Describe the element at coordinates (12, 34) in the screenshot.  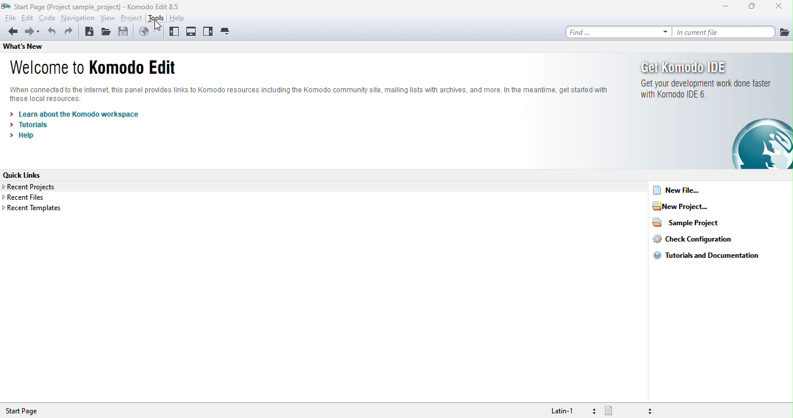
I see `back` at that location.